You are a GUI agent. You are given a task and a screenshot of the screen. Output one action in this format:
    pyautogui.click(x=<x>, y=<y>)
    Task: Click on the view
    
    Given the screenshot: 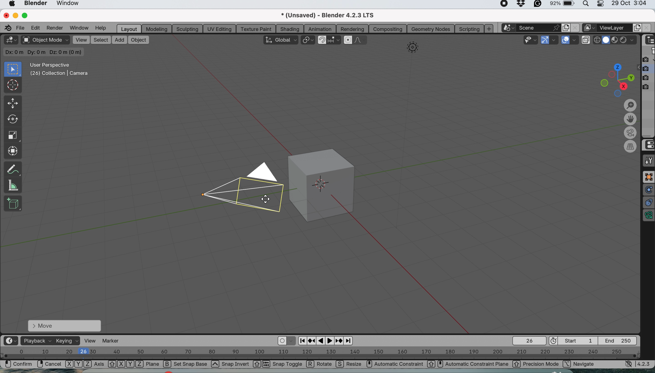 What is the action you would take?
    pyautogui.click(x=81, y=40)
    